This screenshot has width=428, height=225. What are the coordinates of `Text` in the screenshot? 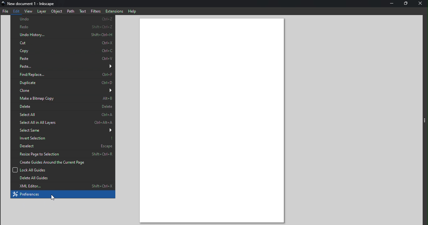 It's located at (83, 10).